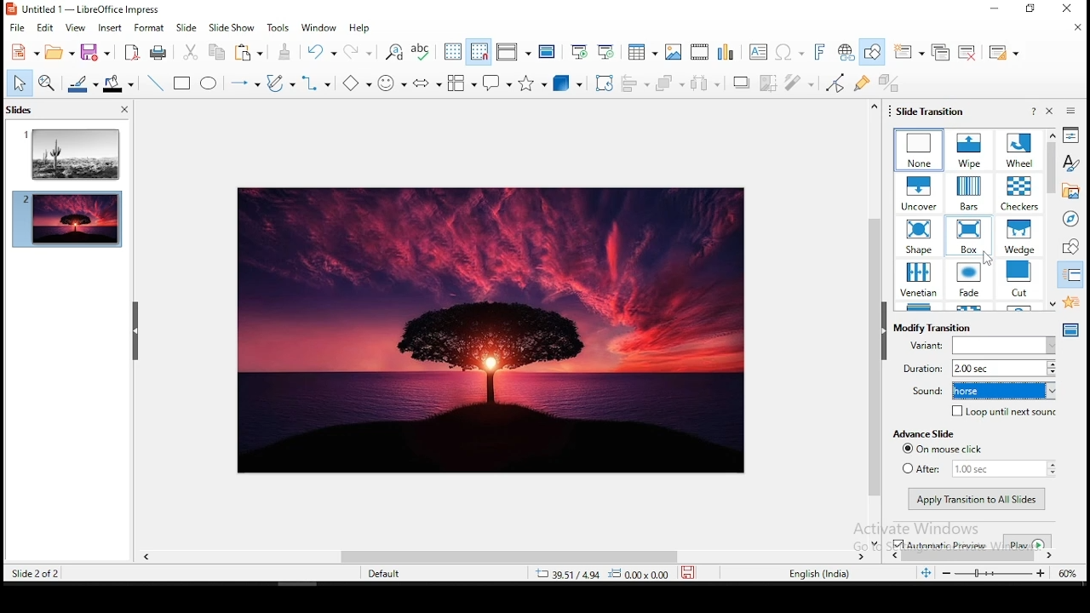 Image resolution: width=1090 pixels, height=613 pixels. I want to click on transition effects, so click(1021, 149).